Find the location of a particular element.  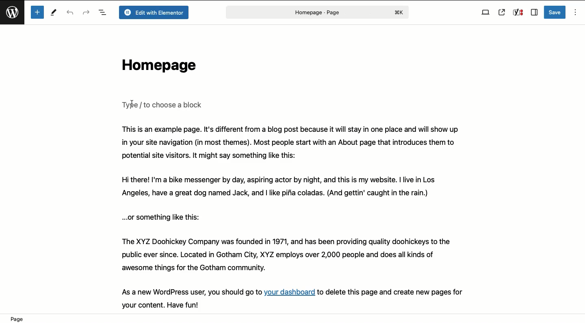

Tools is located at coordinates (54, 13).